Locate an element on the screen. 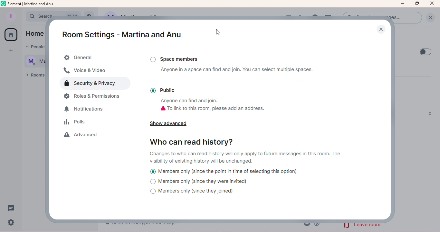  Members only (since the point in time of selecting this option) is located at coordinates (227, 170).